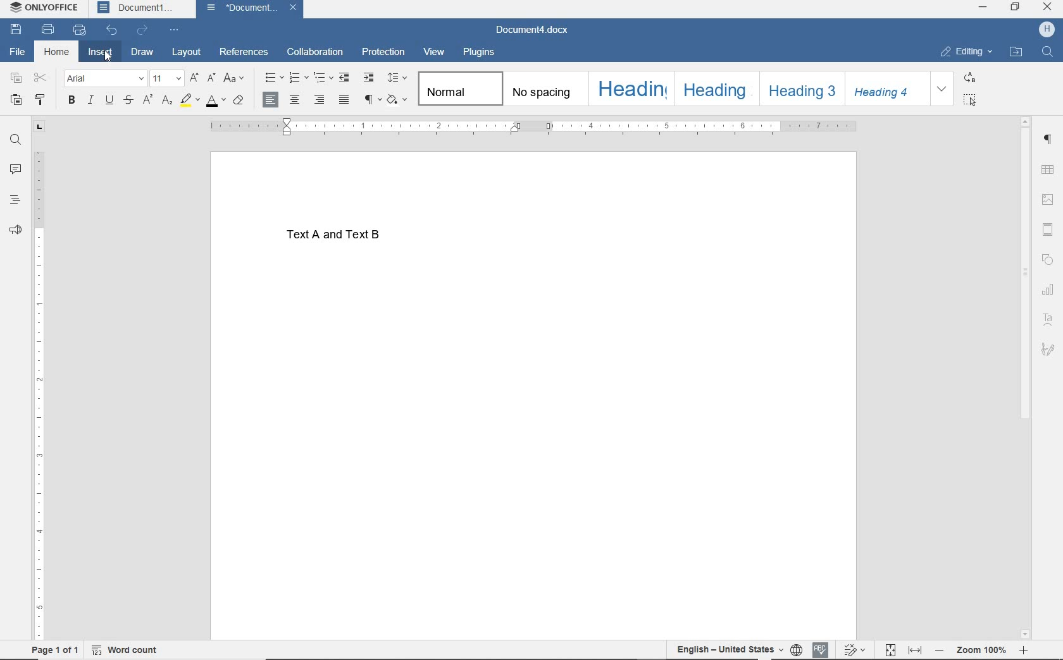  Describe the element at coordinates (16, 100) in the screenshot. I see `PASTE` at that location.